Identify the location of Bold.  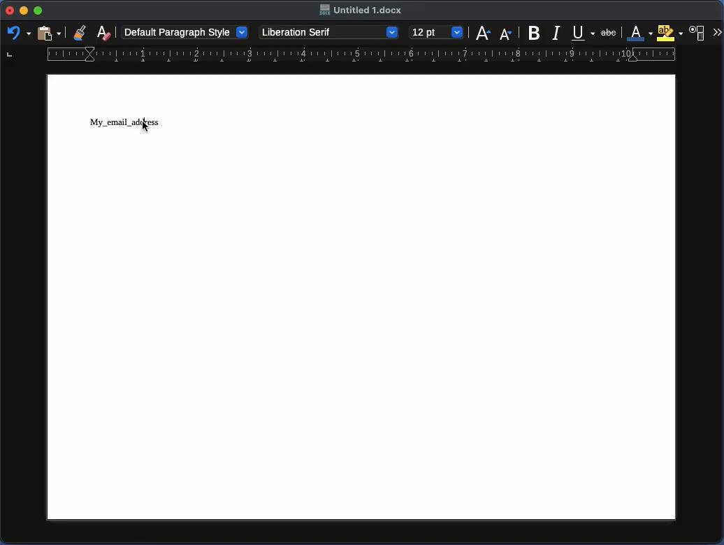
(535, 33).